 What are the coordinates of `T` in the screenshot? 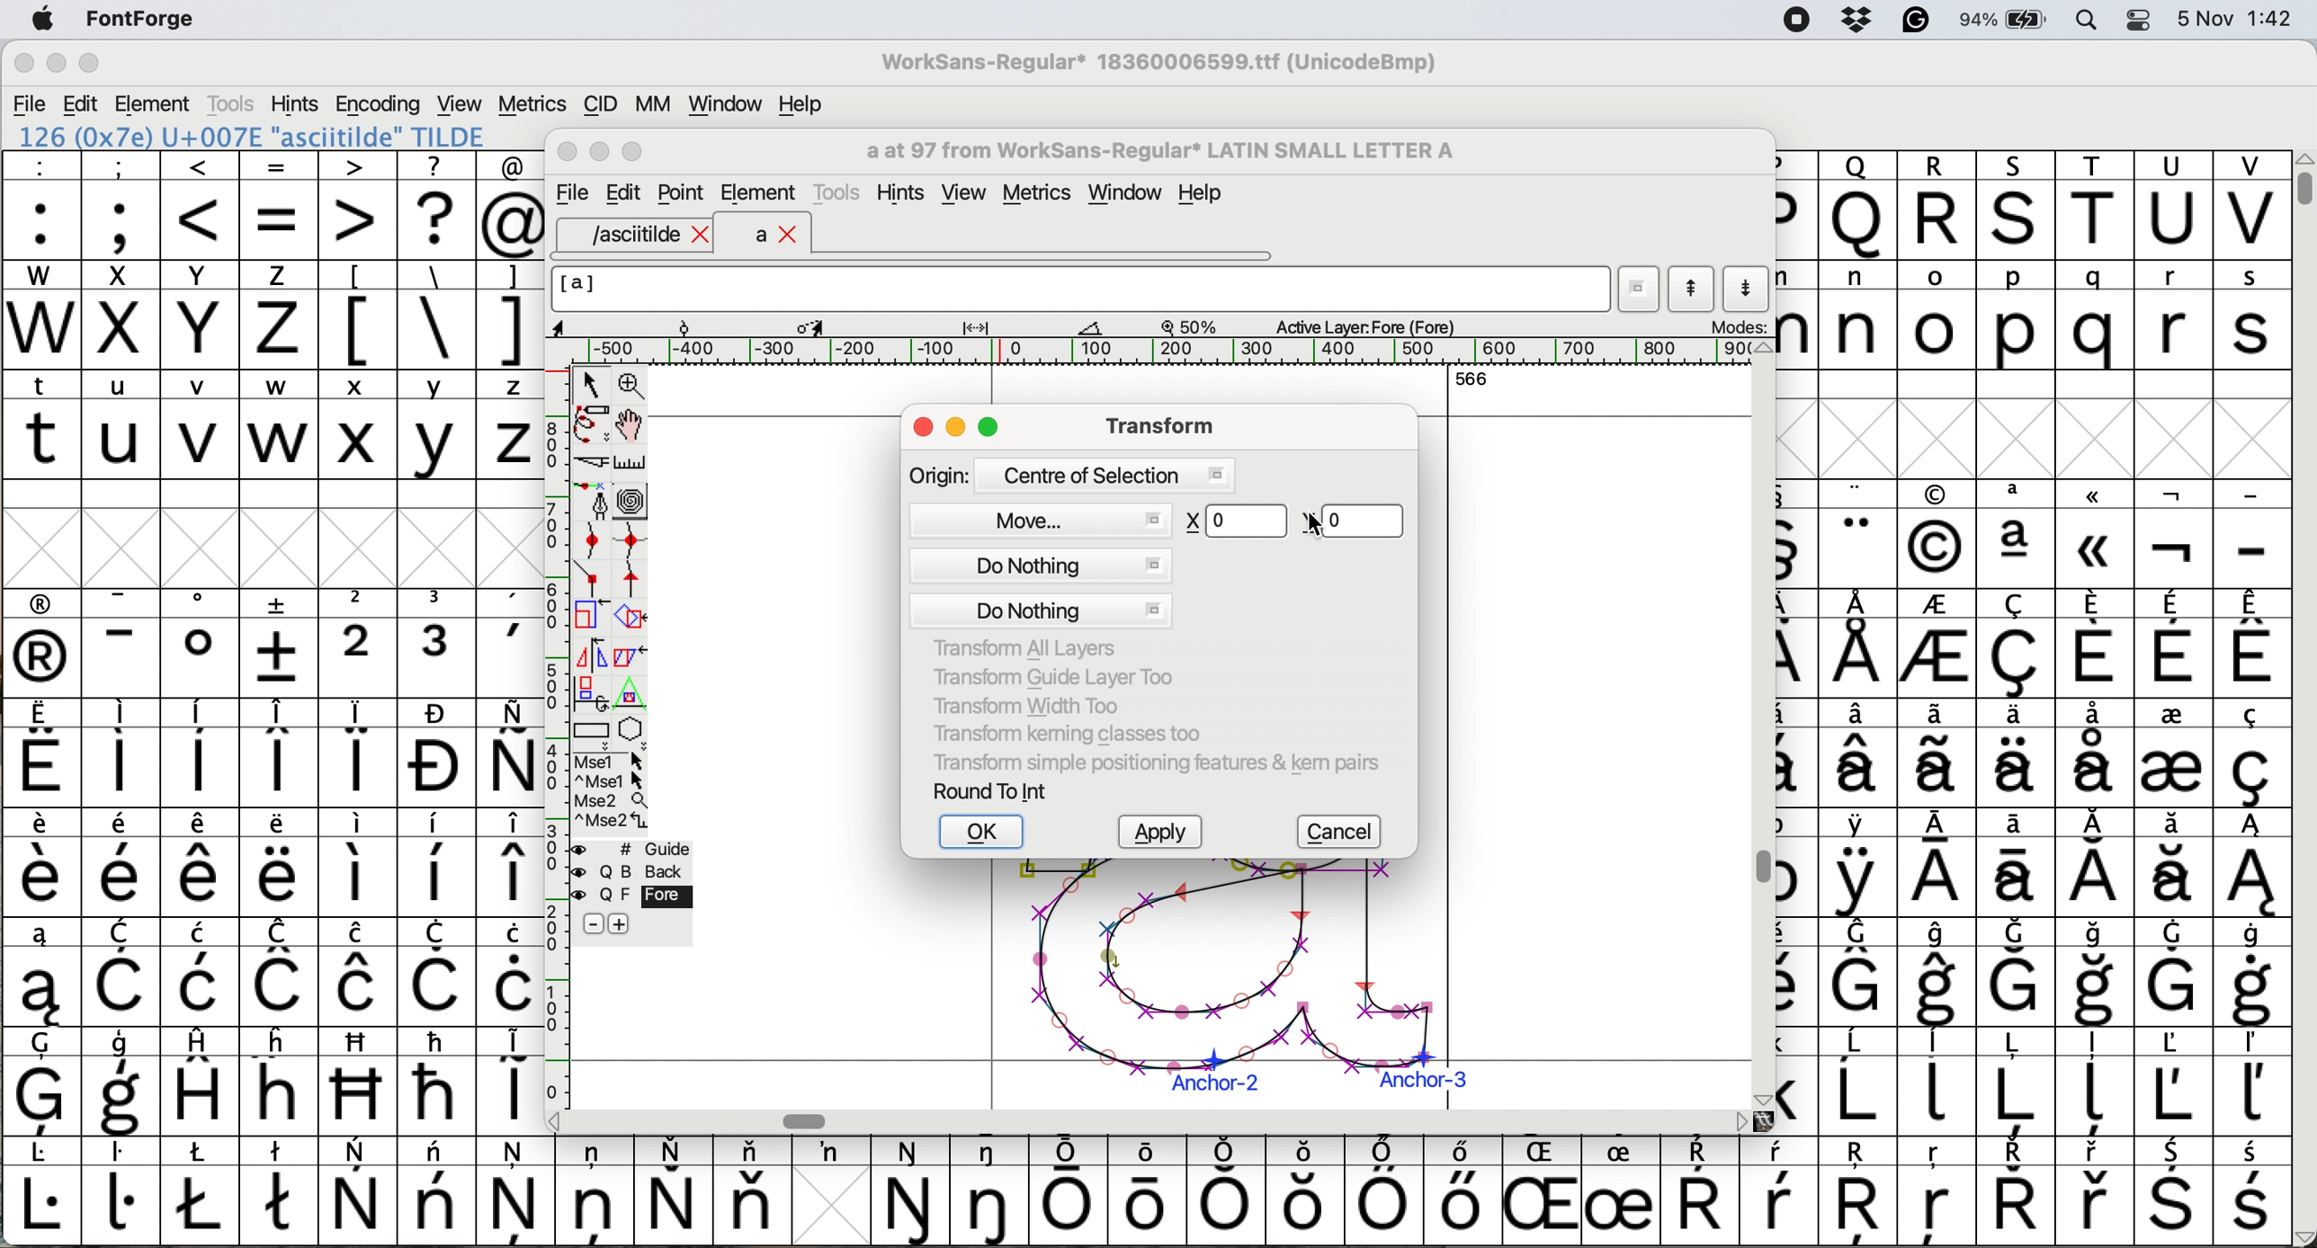 It's located at (2099, 207).